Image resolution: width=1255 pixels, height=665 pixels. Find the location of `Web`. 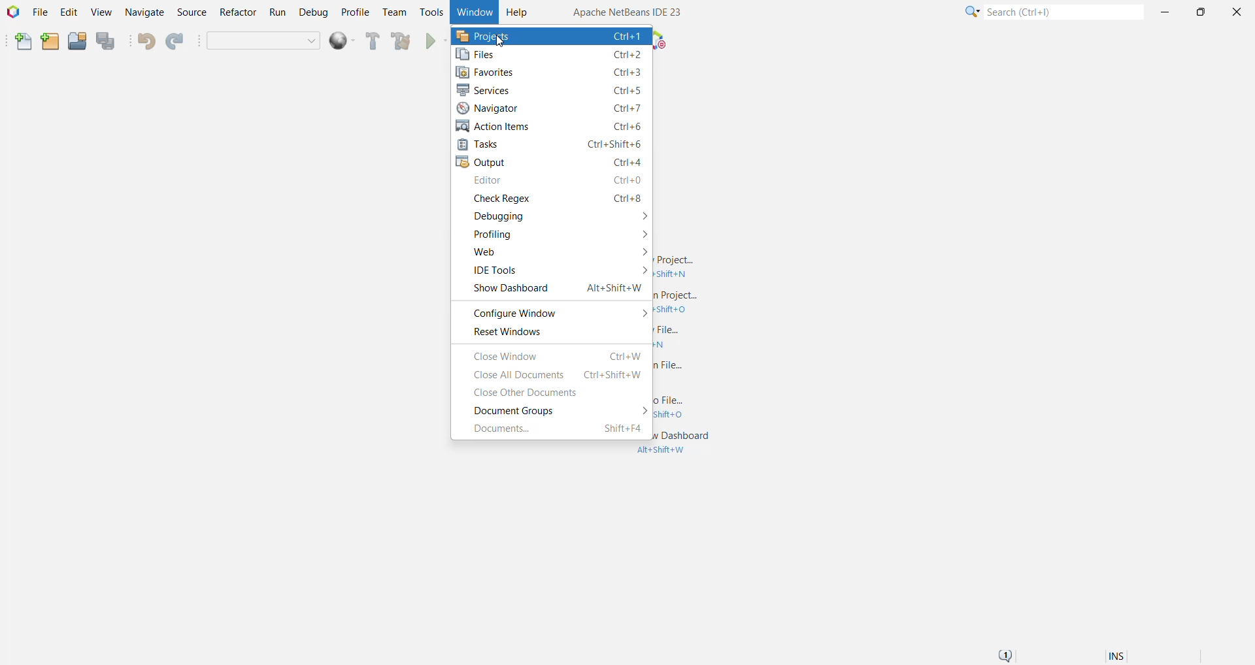

Web is located at coordinates (557, 253).